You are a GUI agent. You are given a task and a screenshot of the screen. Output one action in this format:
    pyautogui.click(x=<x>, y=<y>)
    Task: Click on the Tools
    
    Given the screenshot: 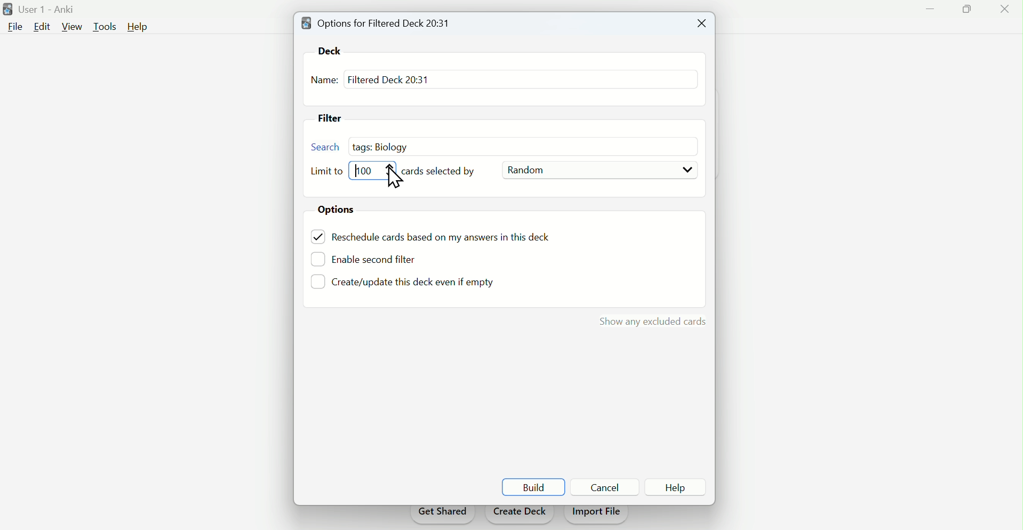 What is the action you would take?
    pyautogui.click(x=107, y=26)
    